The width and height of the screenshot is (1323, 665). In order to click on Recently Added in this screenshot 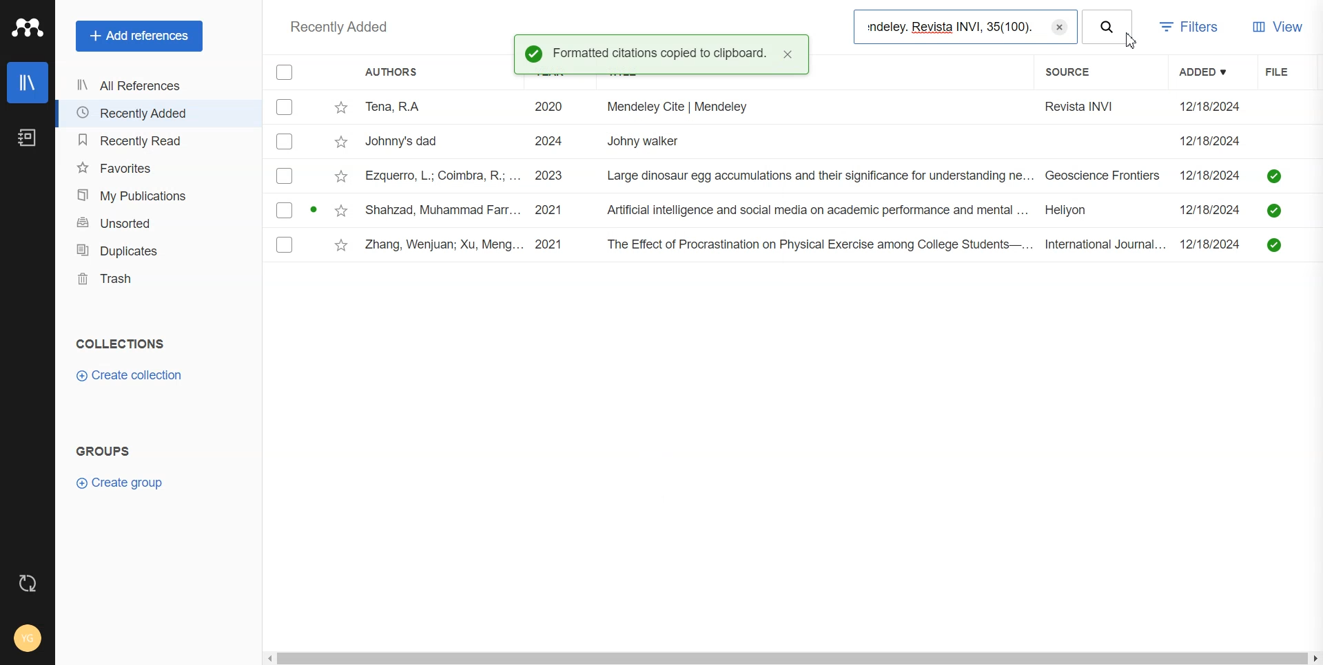, I will do `click(155, 113)`.